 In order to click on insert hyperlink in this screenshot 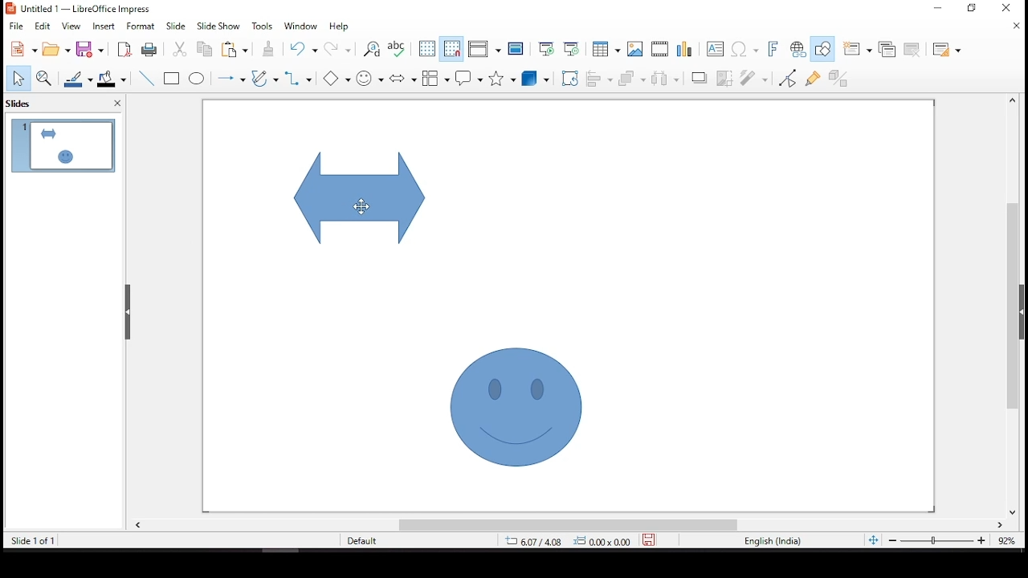, I will do `click(798, 51)`.